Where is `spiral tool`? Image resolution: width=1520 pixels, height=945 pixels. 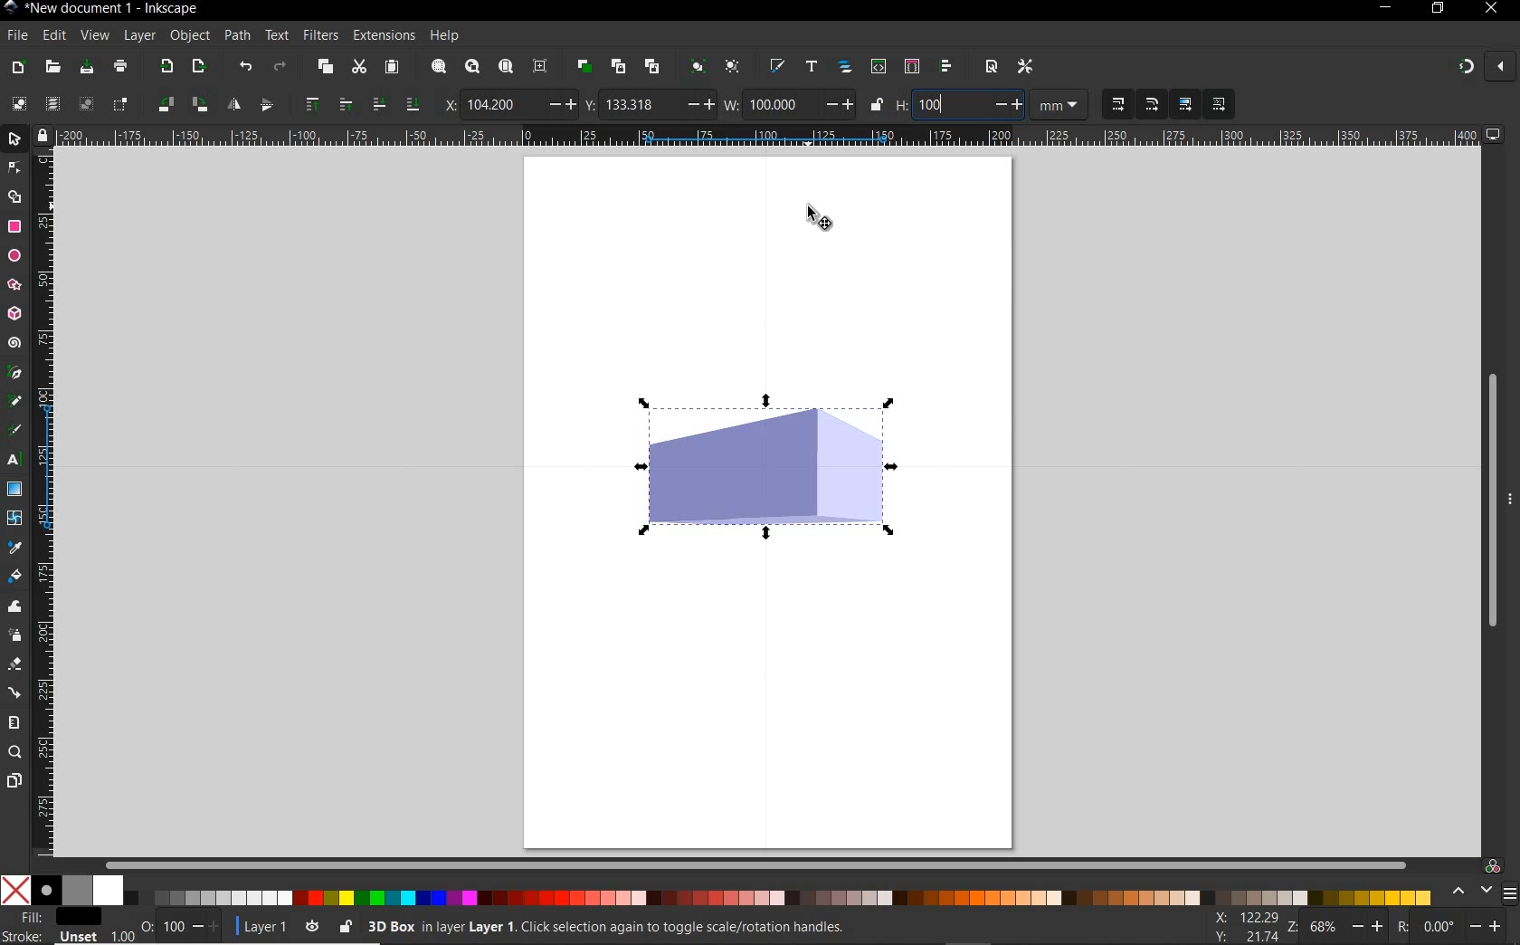
spiral tool is located at coordinates (14, 342).